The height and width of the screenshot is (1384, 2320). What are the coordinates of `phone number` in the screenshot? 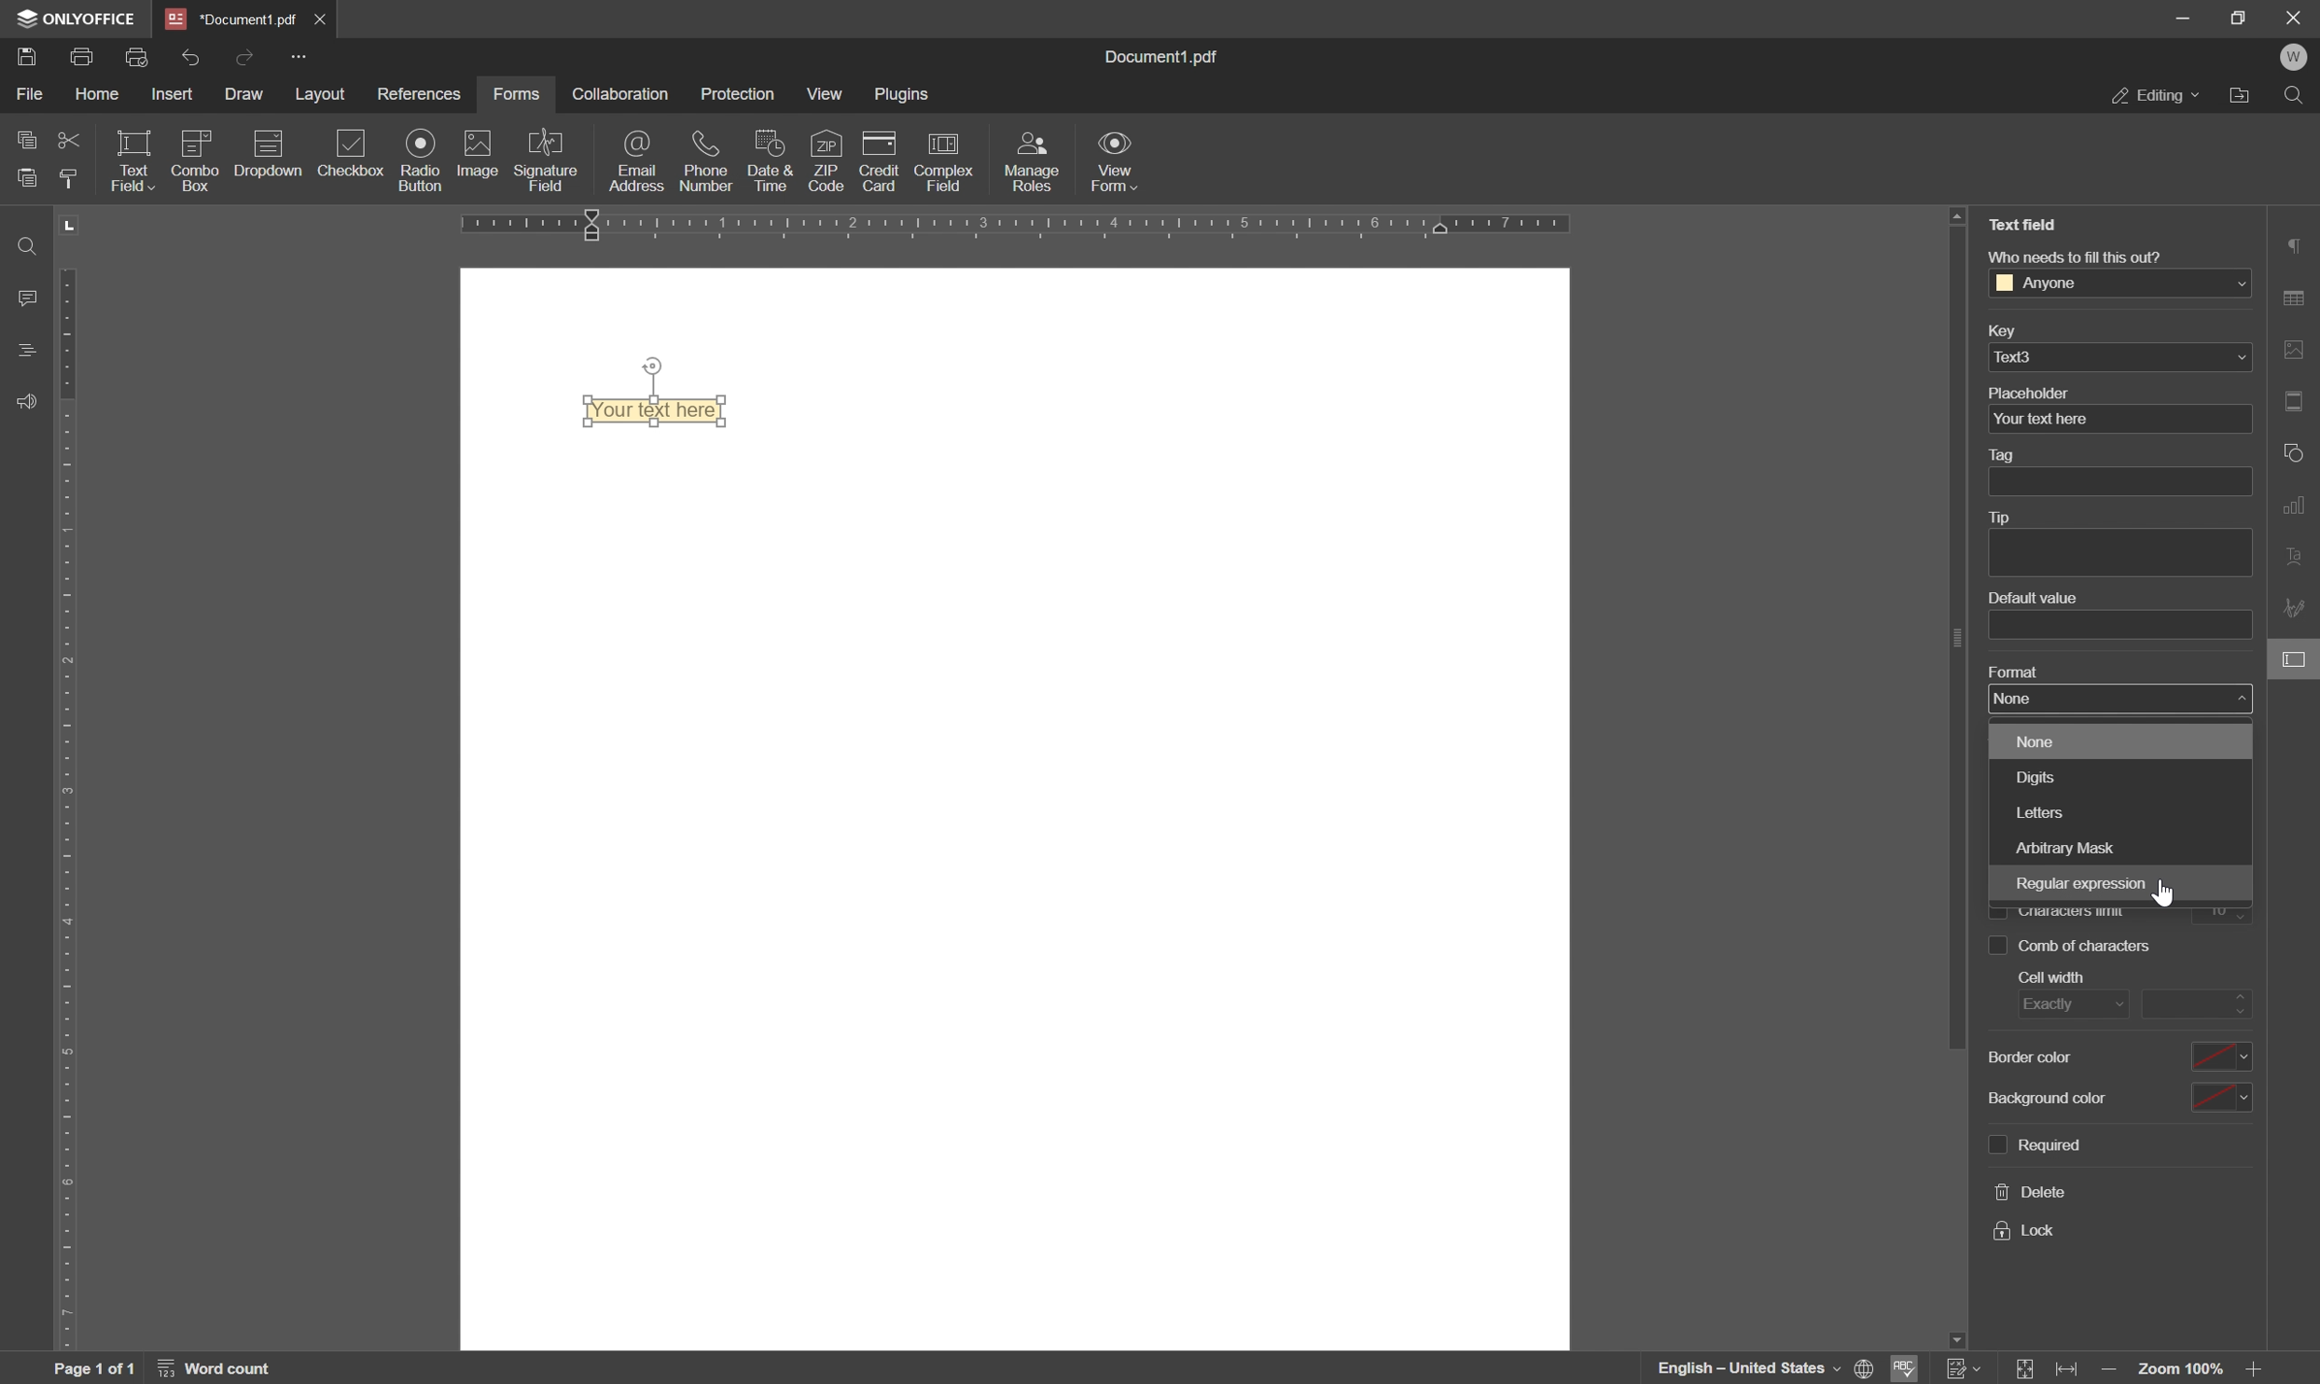 It's located at (709, 159).